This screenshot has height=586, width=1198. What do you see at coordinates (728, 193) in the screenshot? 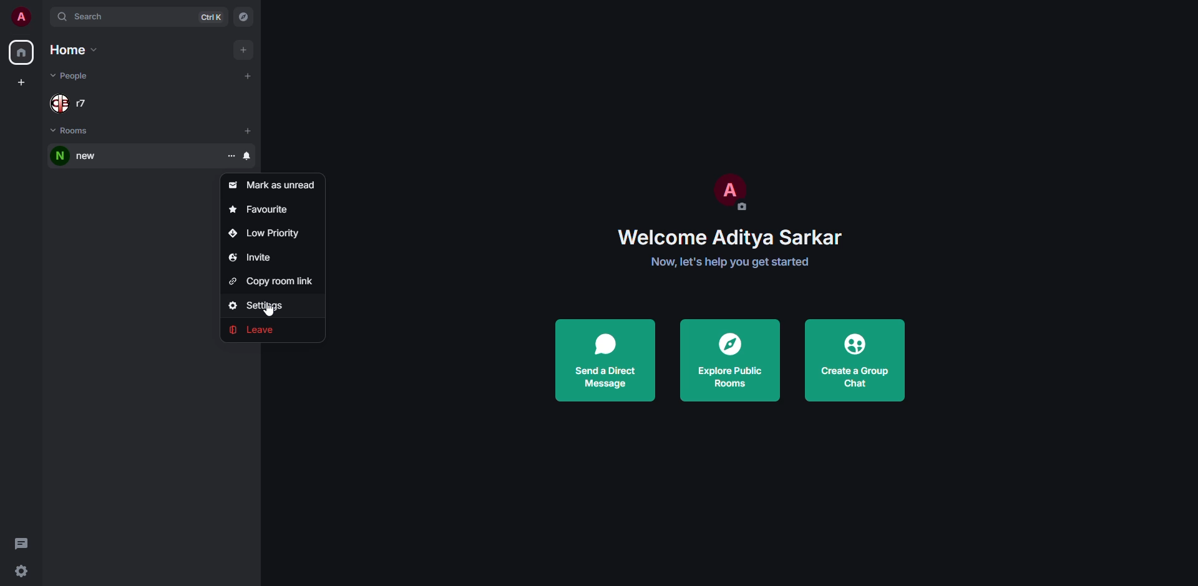
I see `profile` at bounding box center [728, 193].